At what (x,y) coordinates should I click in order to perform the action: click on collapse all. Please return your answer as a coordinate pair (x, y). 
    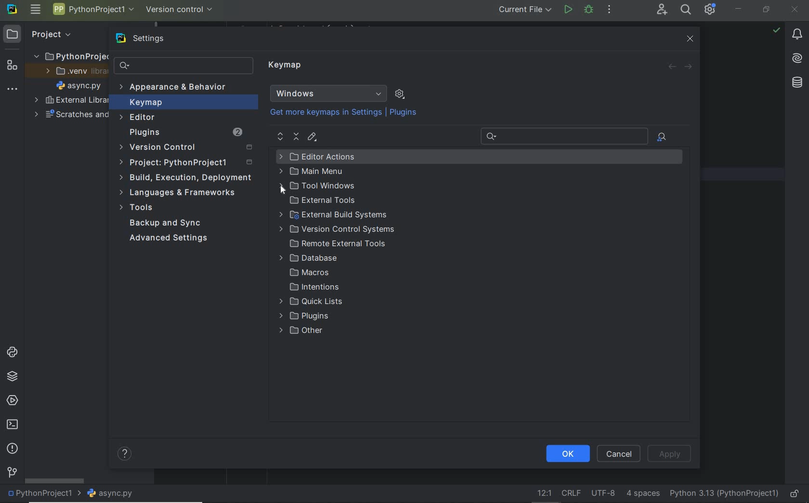
    Looking at the image, I should click on (296, 137).